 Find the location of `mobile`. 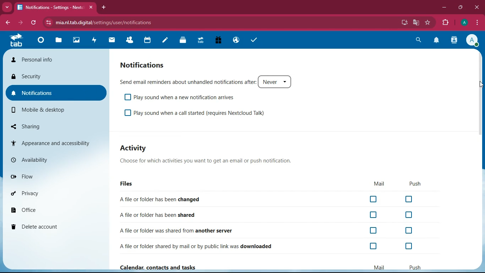

mobile is located at coordinates (56, 111).